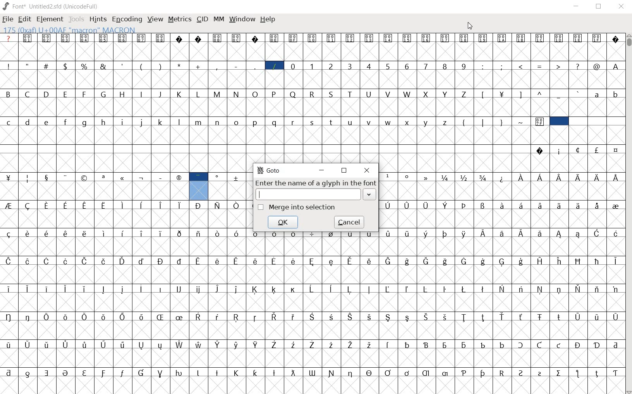 The width and height of the screenshot is (632, 394). Describe the element at coordinates (407, 215) in the screenshot. I see `Latin extended characters` at that location.